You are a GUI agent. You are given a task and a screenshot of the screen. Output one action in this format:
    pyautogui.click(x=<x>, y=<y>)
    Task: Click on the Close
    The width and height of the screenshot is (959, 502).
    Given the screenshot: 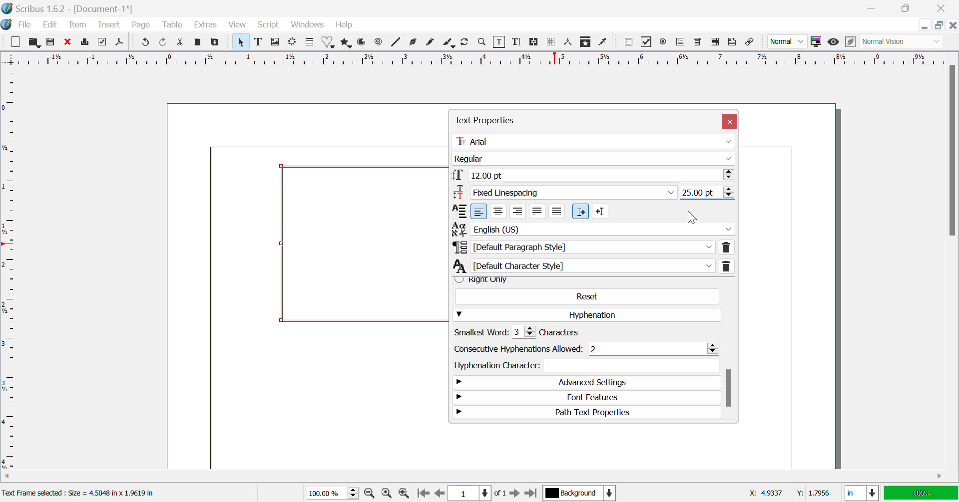 What is the action you would take?
    pyautogui.click(x=953, y=25)
    